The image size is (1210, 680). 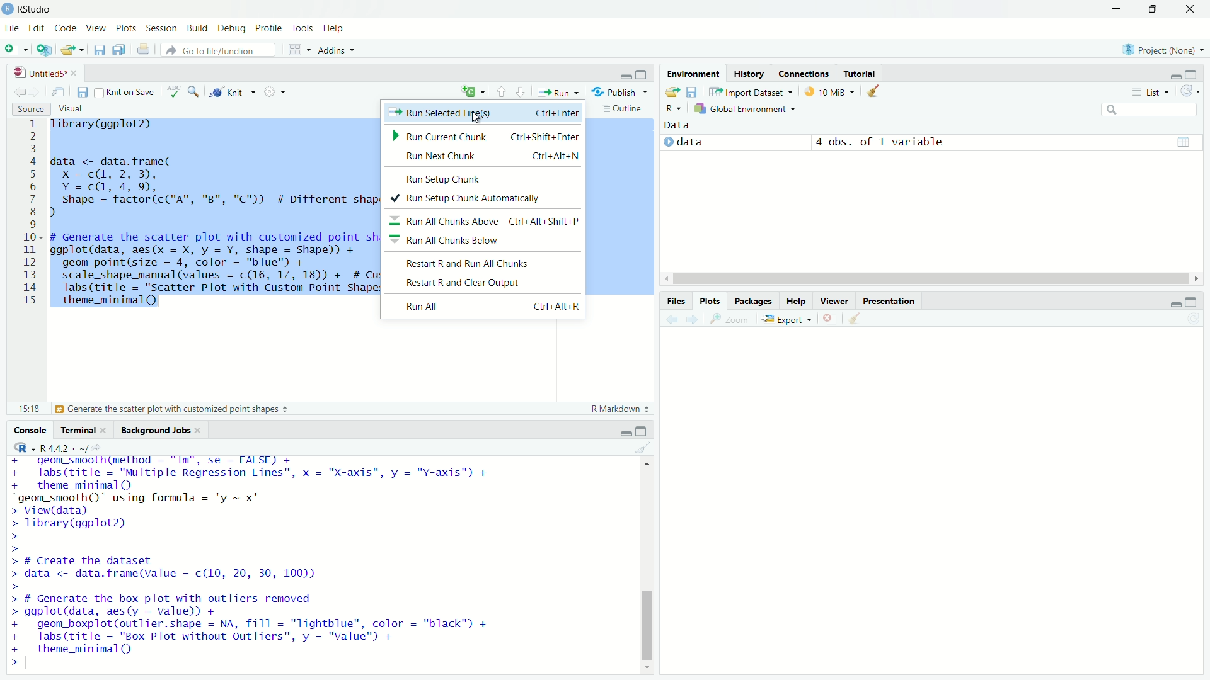 What do you see at coordinates (31, 213) in the screenshot?
I see `Line numbers` at bounding box center [31, 213].